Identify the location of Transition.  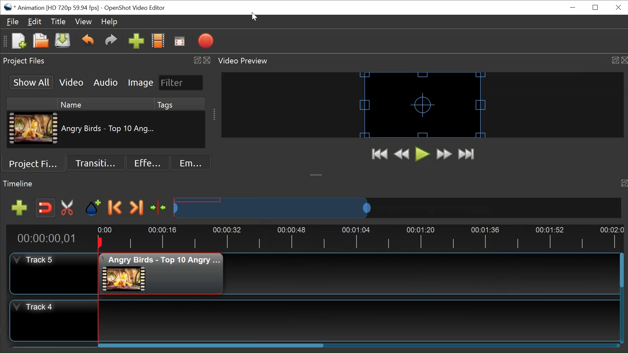
(96, 163).